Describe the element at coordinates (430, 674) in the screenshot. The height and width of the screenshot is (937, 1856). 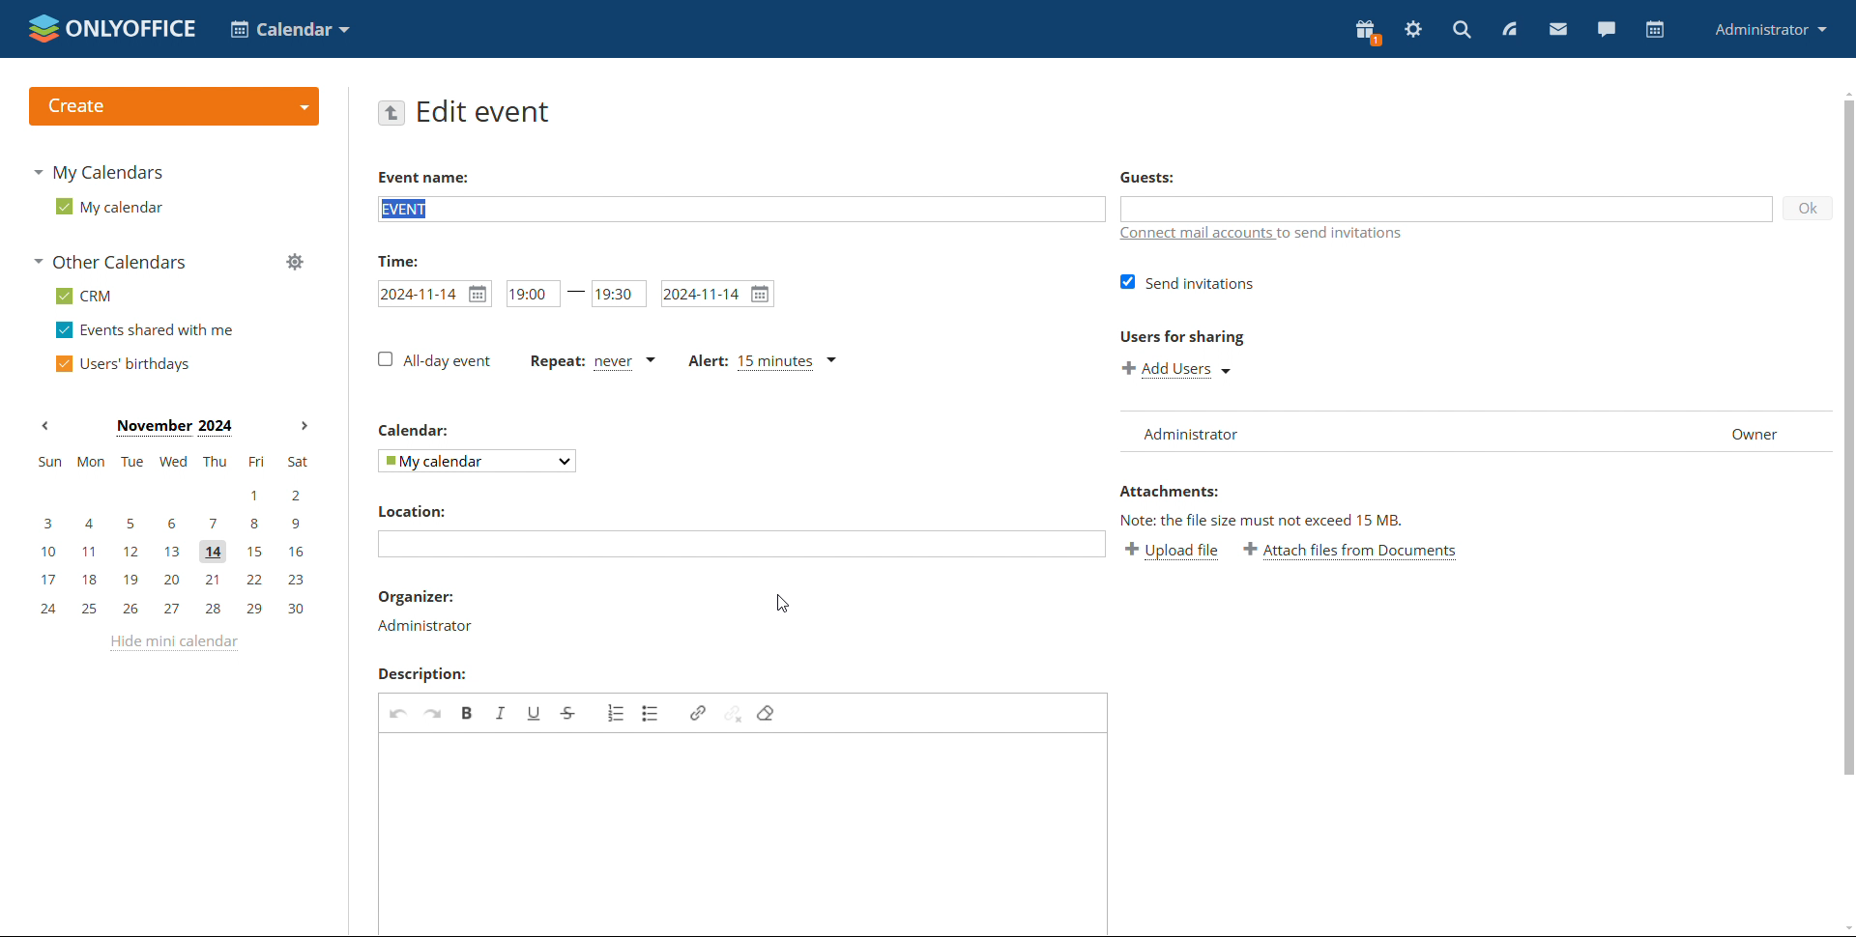
I see `Description` at that location.